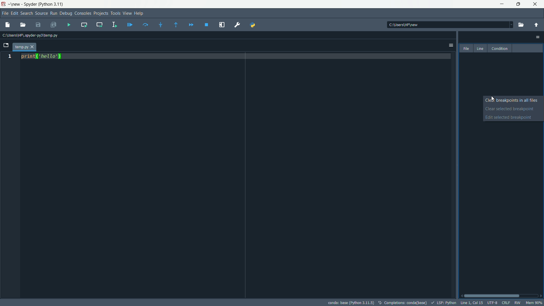 The height and width of the screenshot is (306, 544). Describe the element at coordinates (116, 14) in the screenshot. I see `tools menu` at that location.